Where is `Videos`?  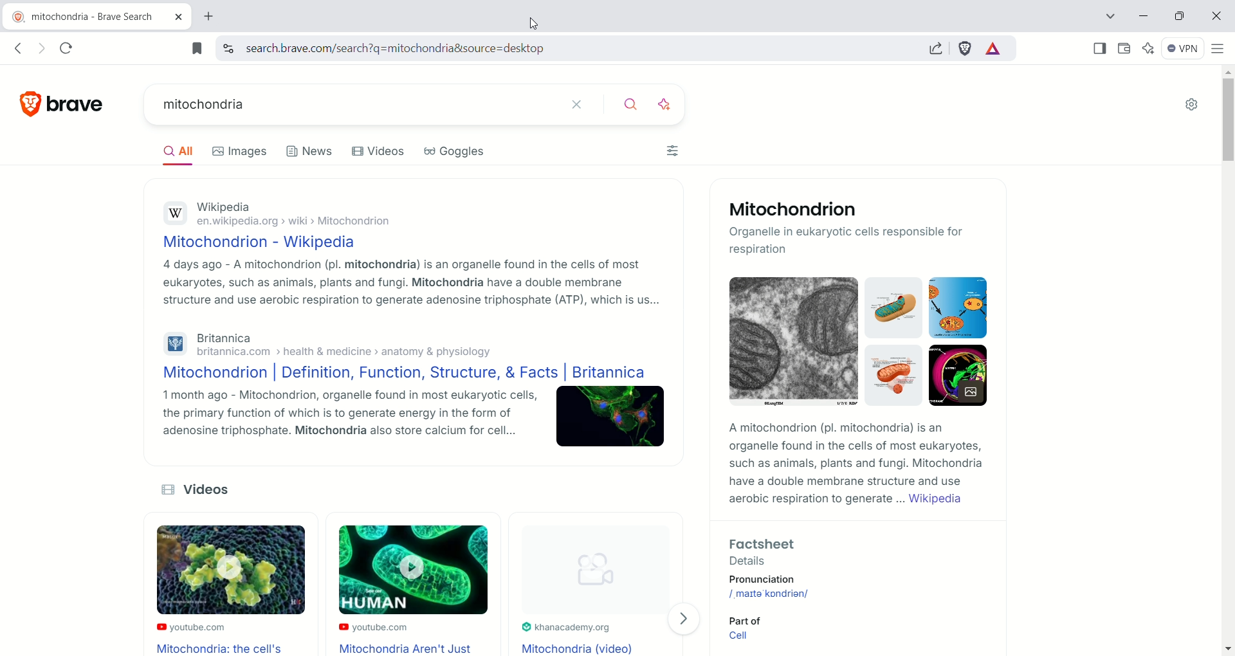 Videos is located at coordinates (207, 489).